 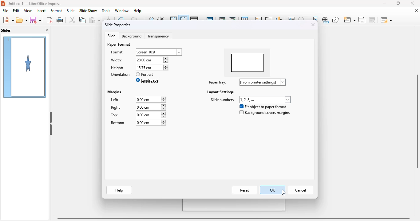 What do you see at coordinates (265, 112) in the screenshot?
I see `background covers margins` at bounding box center [265, 112].